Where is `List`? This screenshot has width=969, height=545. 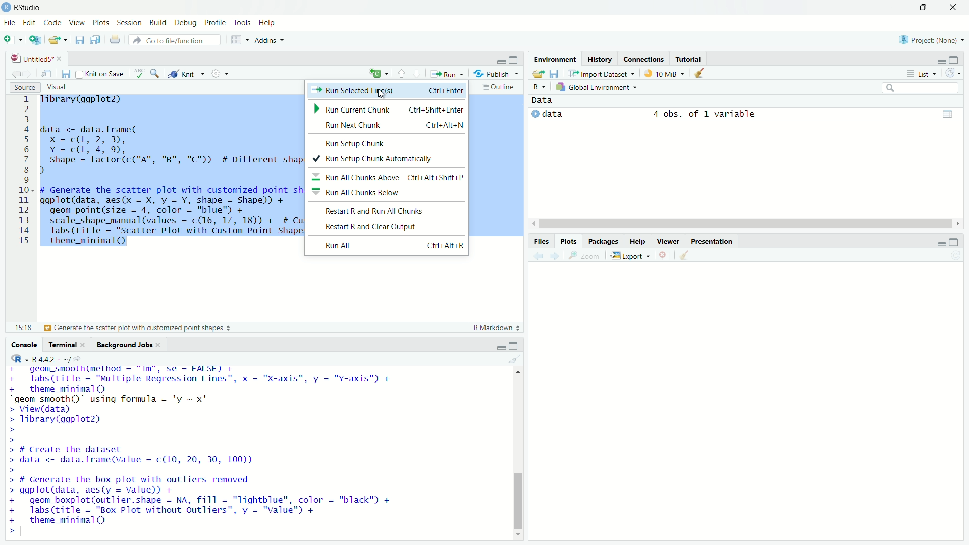 List is located at coordinates (920, 73).